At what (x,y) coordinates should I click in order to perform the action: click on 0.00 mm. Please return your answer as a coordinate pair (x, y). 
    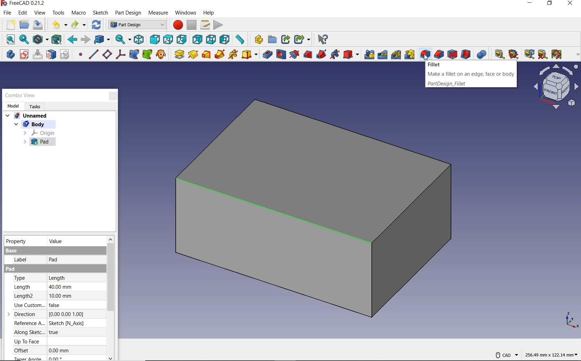
    Looking at the image, I should click on (58, 350).